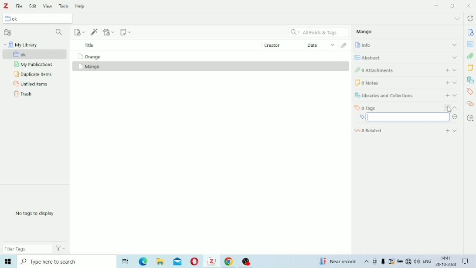 The width and height of the screenshot is (476, 268). Describe the element at coordinates (407, 44) in the screenshot. I see `Info` at that location.